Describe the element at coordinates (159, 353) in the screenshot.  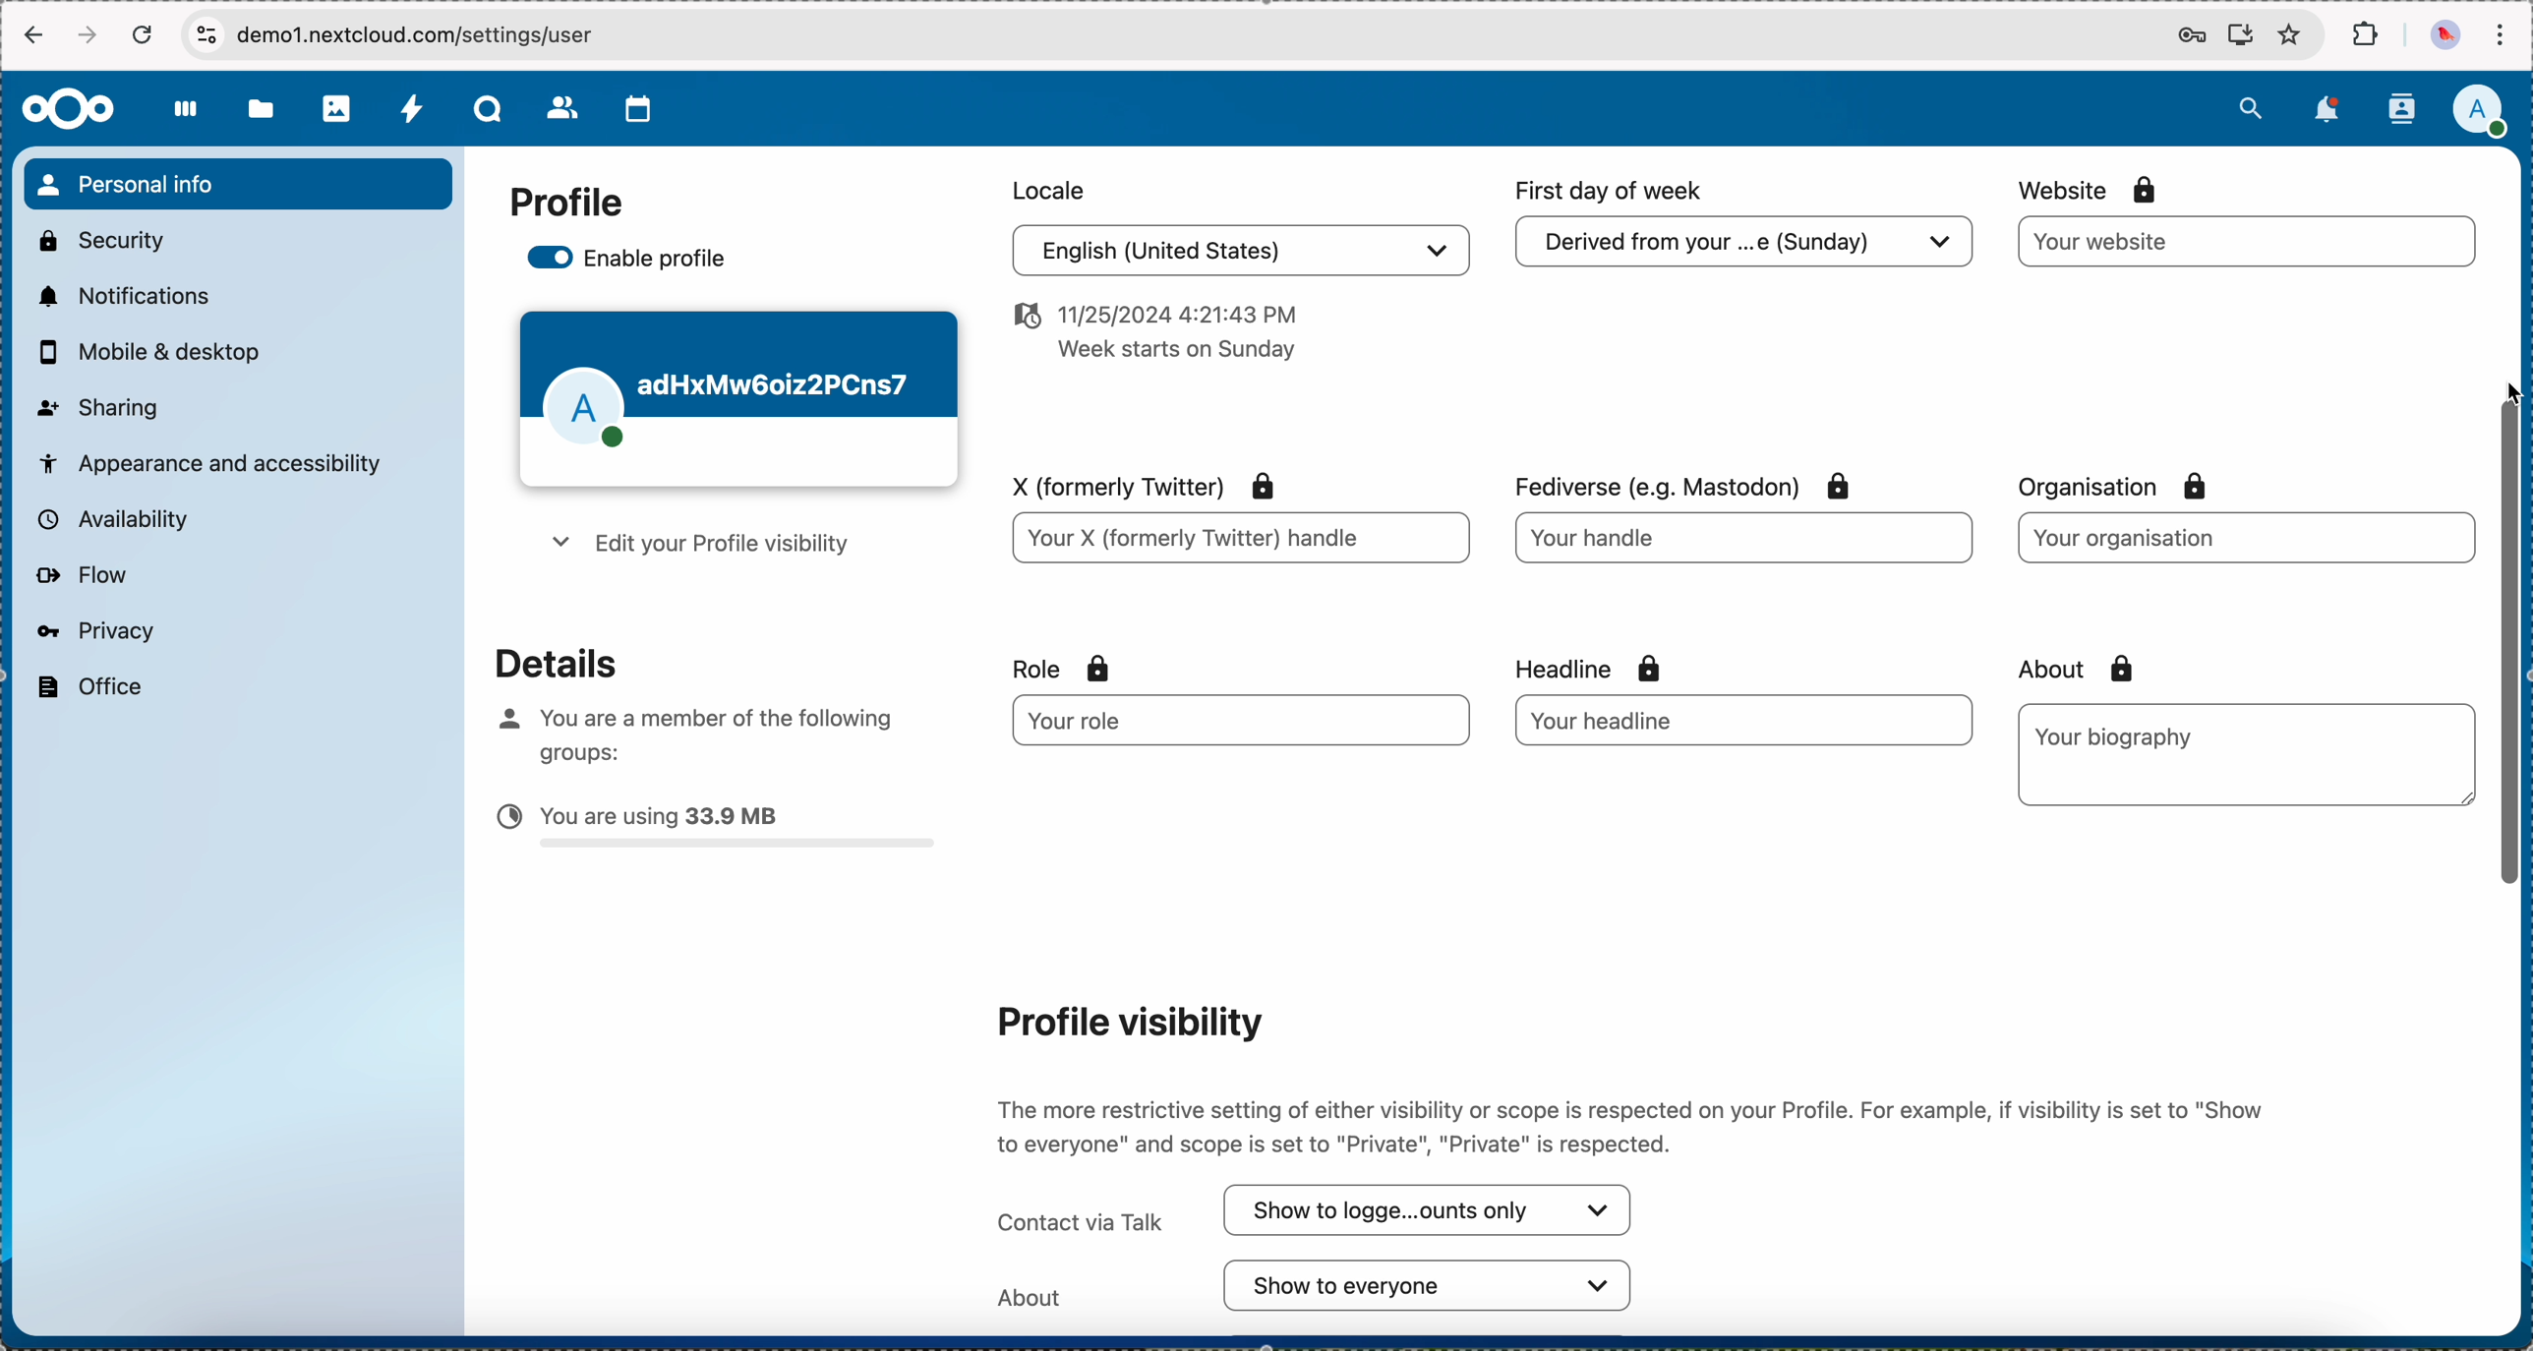
I see `mobile and desktop` at that location.